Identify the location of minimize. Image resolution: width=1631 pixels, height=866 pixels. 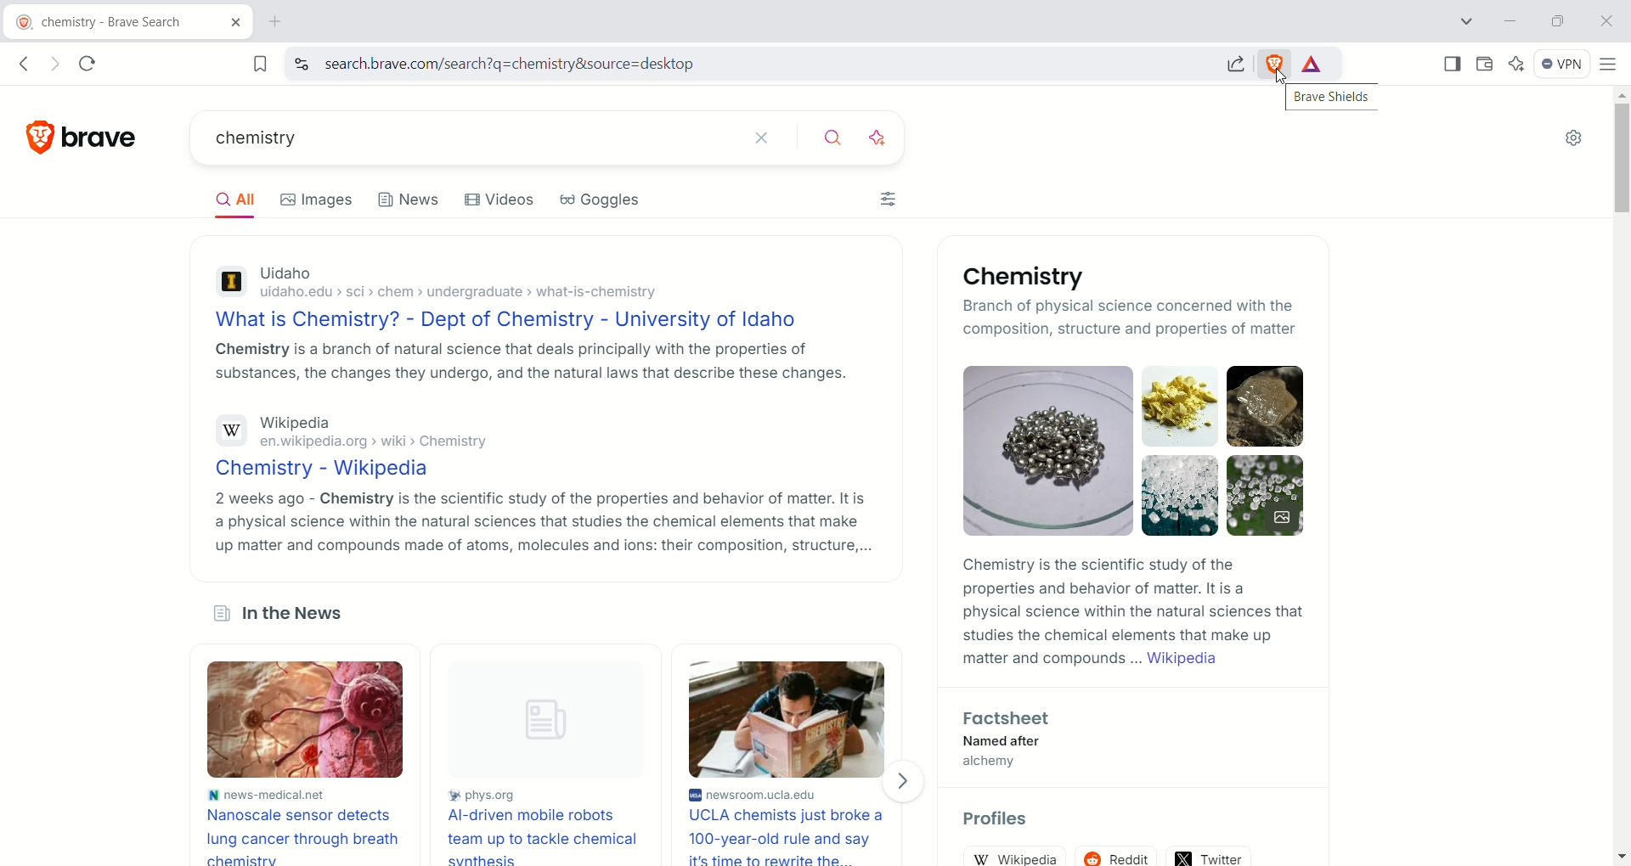
(1510, 20).